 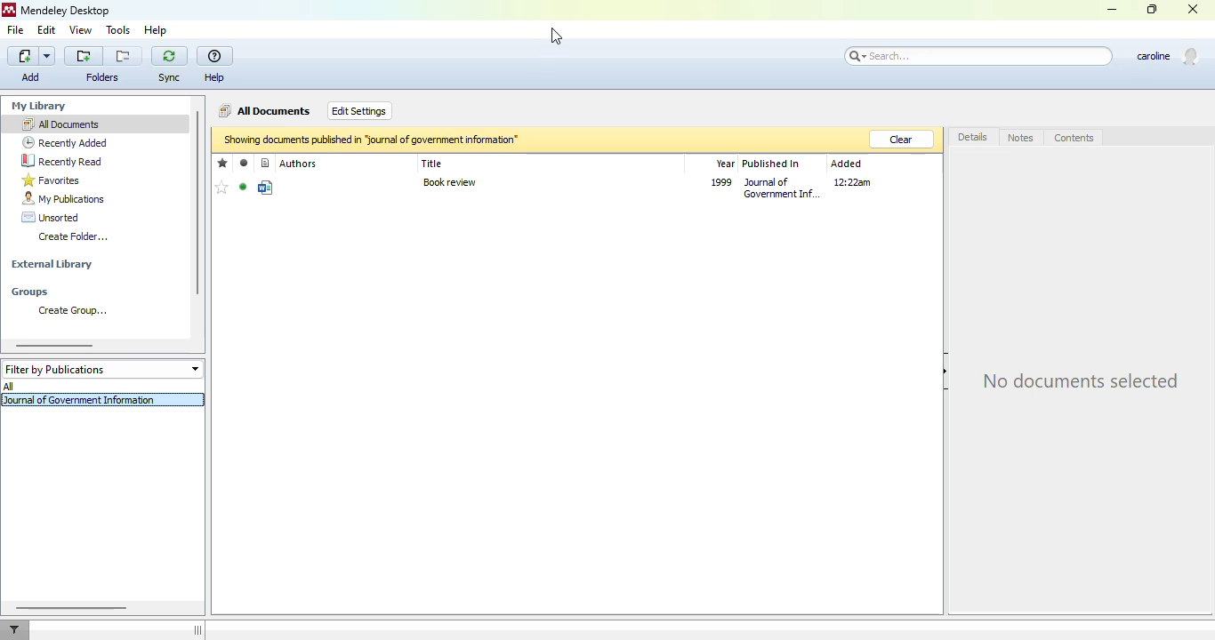 What do you see at coordinates (245, 164) in the screenshot?
I see `read/unread` at bounding box center [245, 164].